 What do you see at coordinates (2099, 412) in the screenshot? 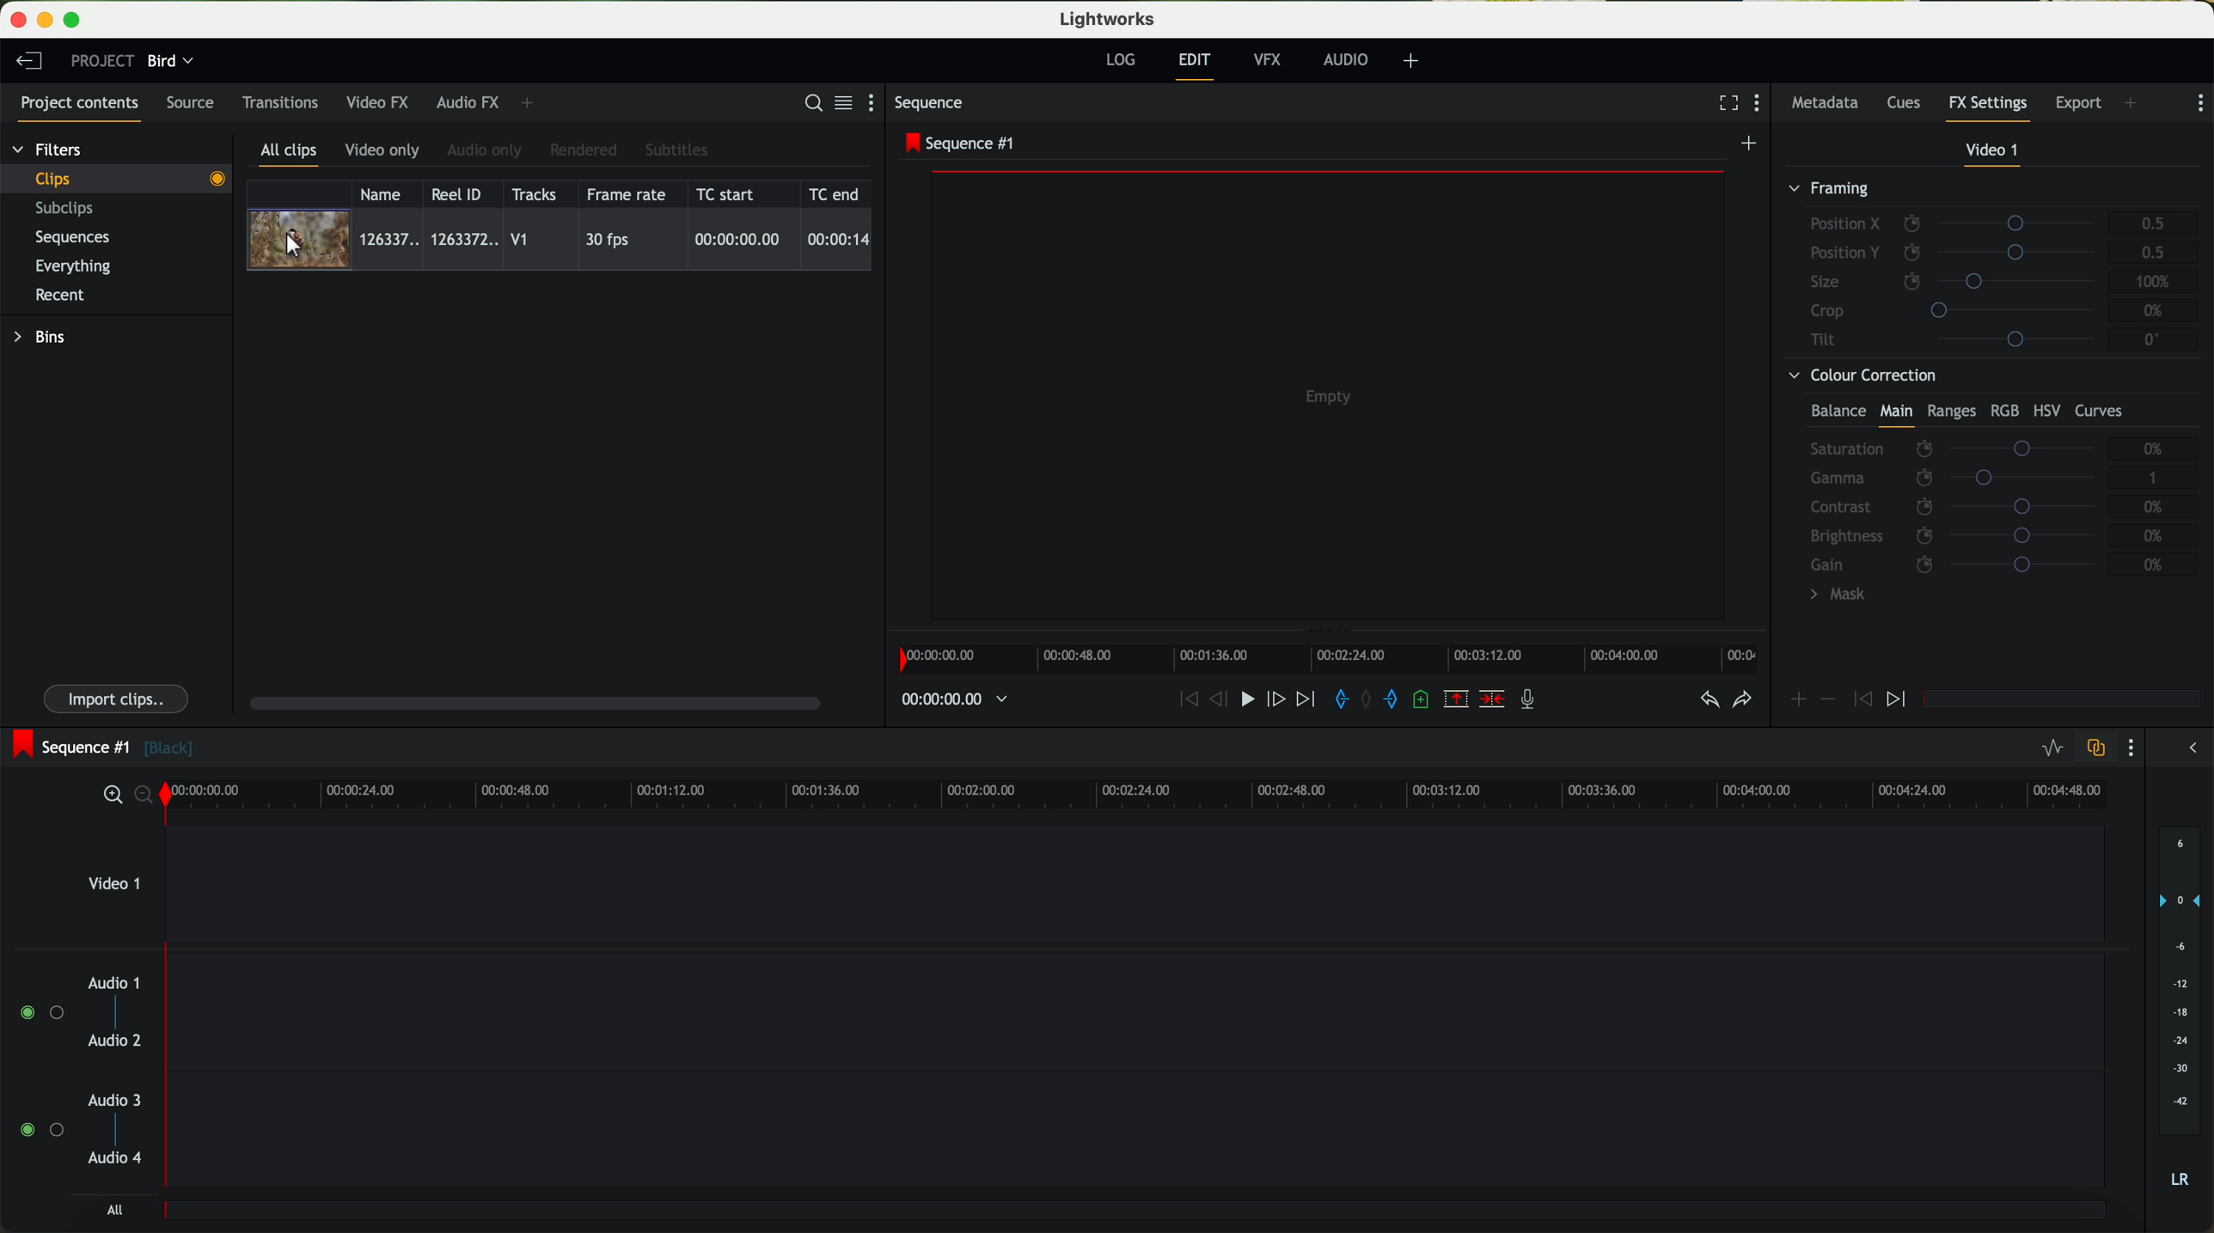
I see `curves` at bounding box center [2099, 412].